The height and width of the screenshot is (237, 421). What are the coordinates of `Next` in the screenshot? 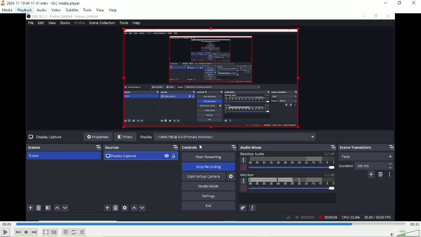 It's located at (34, 232).